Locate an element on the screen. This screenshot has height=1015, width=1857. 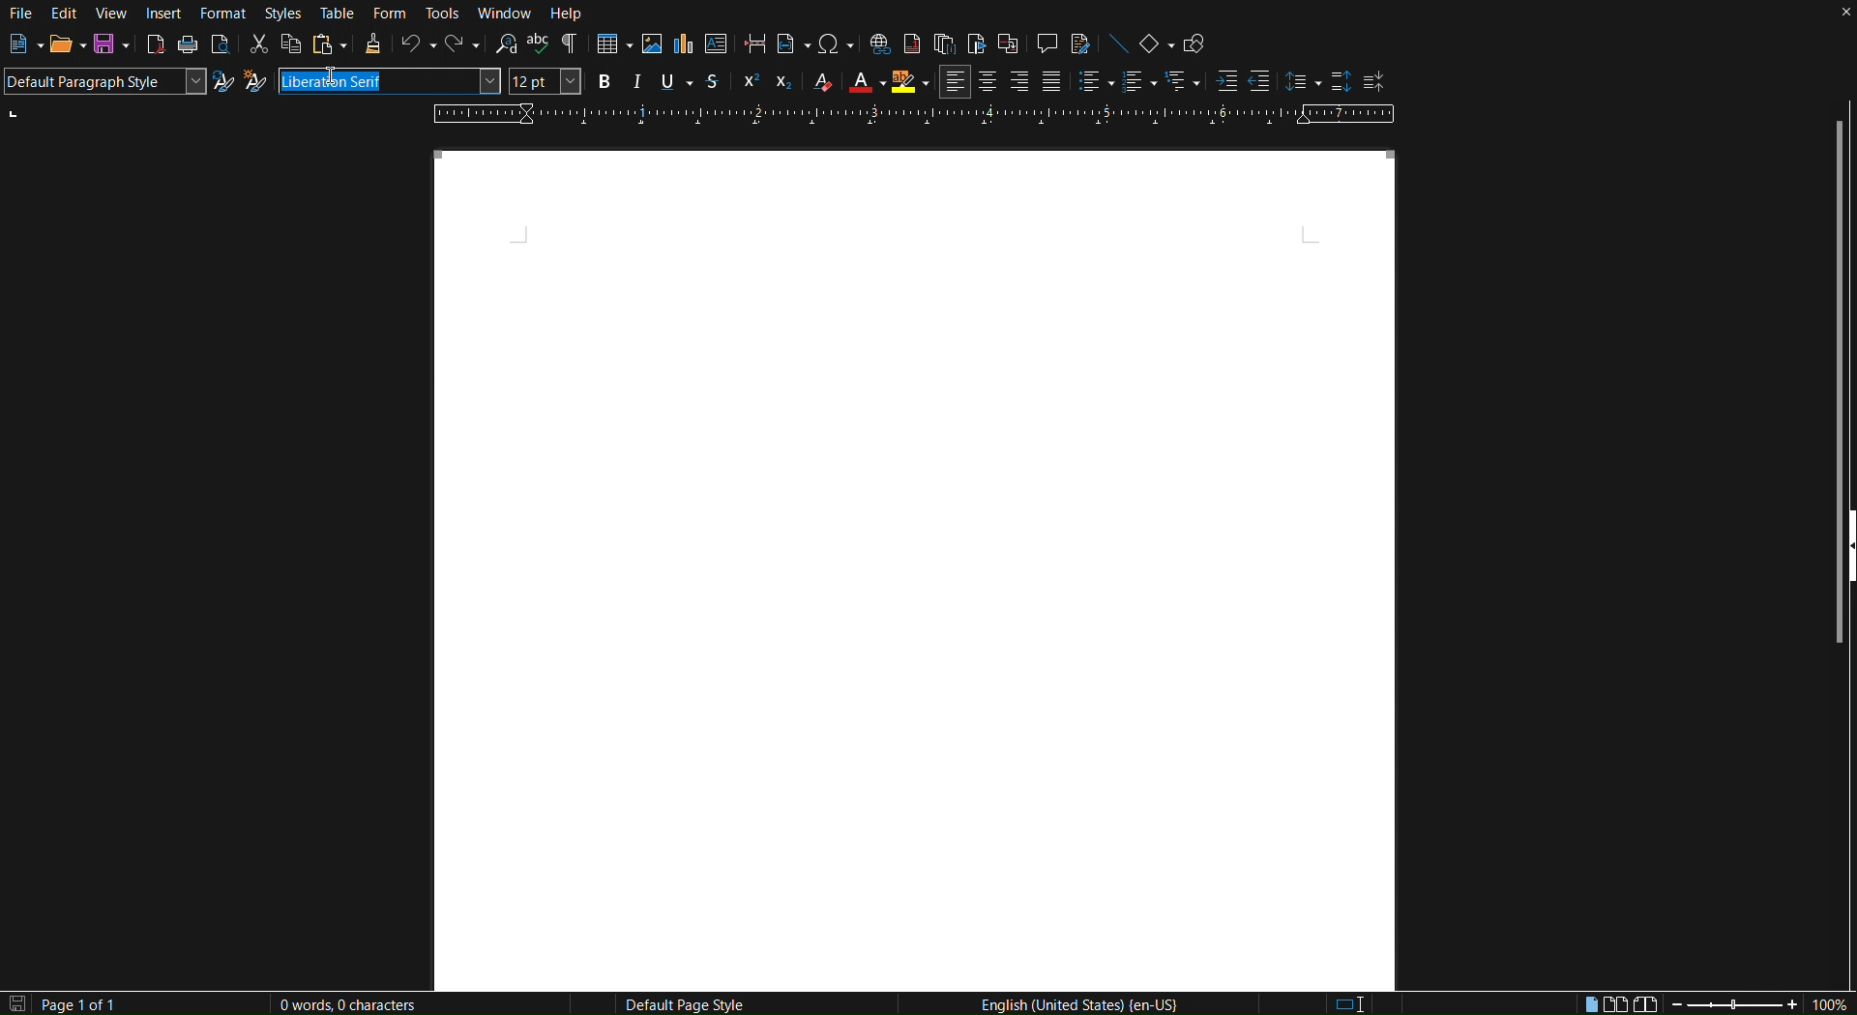
Font size - 12pt is located at coordinates (544, 81).